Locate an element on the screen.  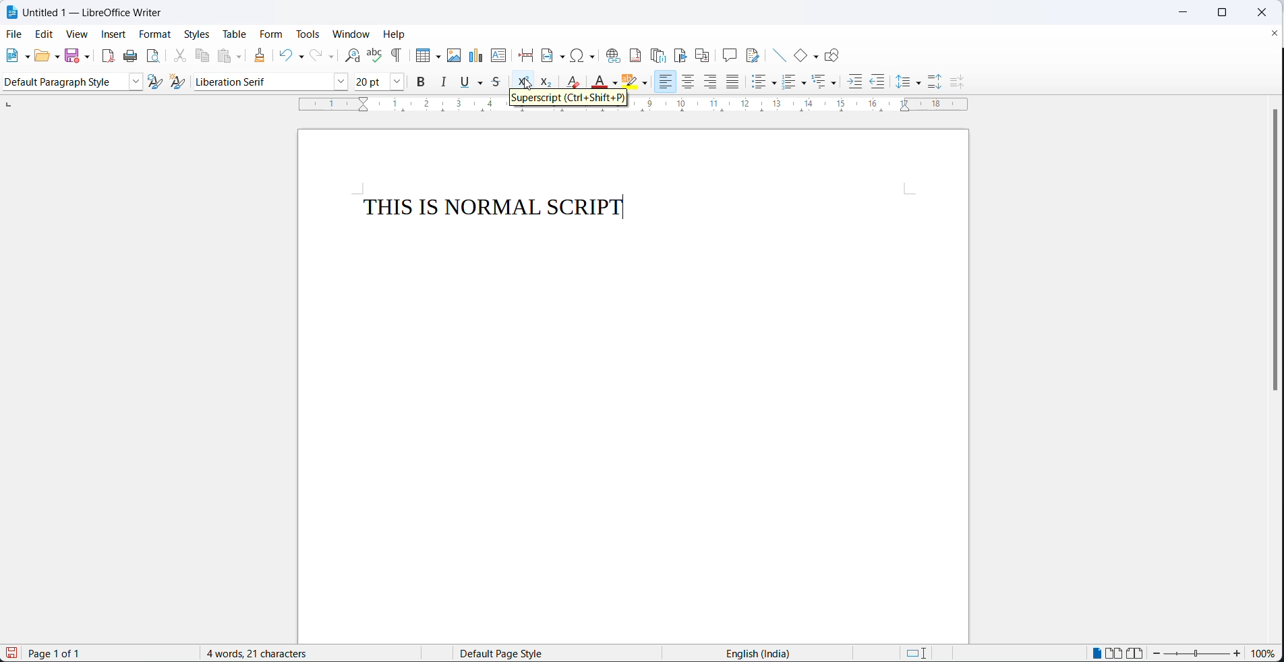
ruler is located at coordinates (626, 107).